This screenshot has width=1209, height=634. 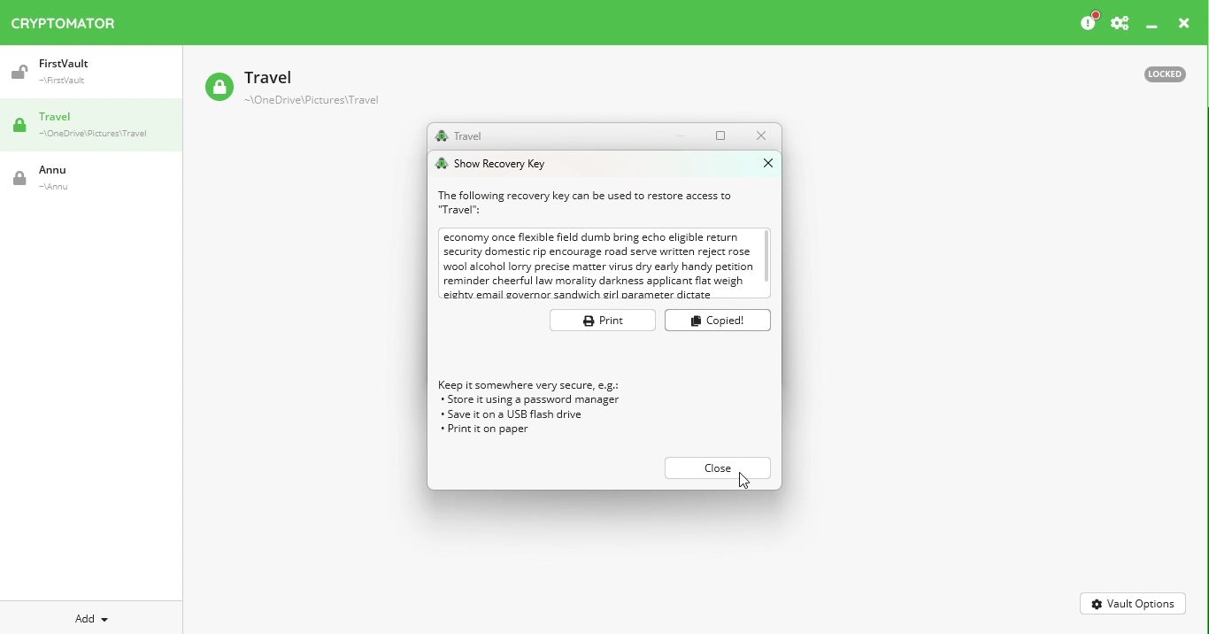 I want to click on Vault, so click(x=291, y=89).